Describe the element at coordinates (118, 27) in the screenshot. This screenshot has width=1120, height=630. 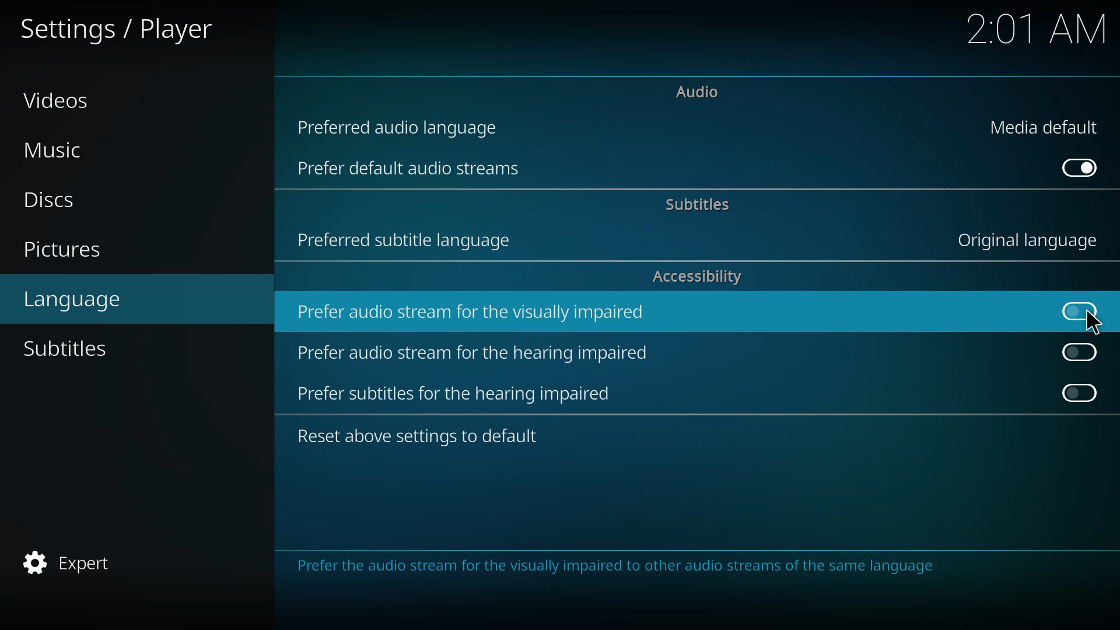
I see `settings player` at that location.